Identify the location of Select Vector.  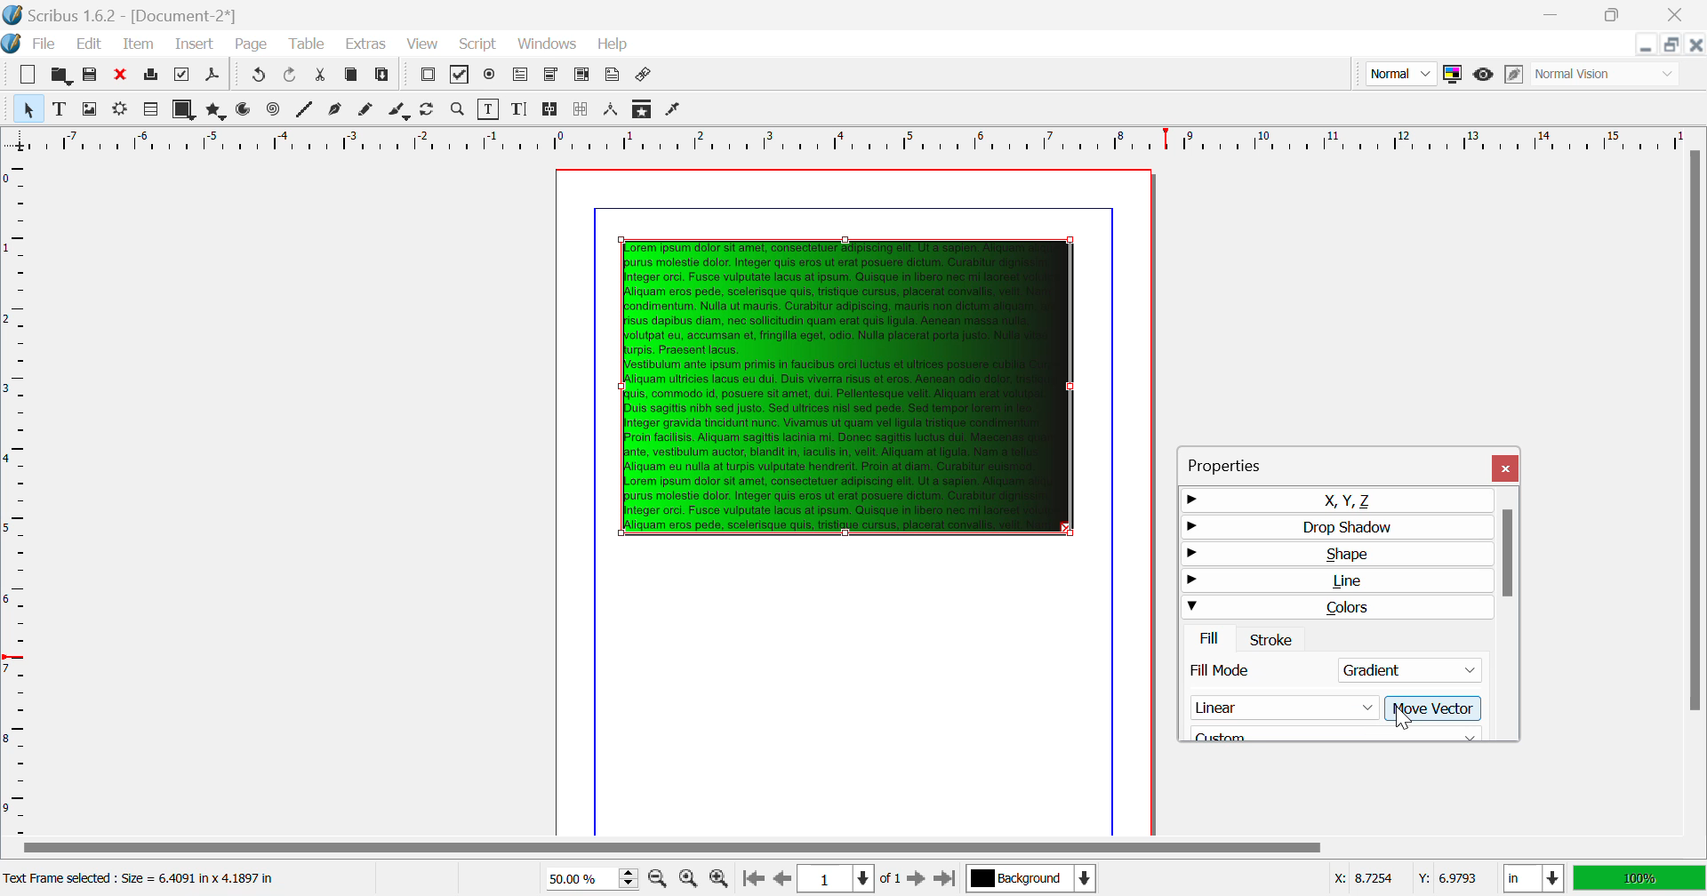
(1330, 708).